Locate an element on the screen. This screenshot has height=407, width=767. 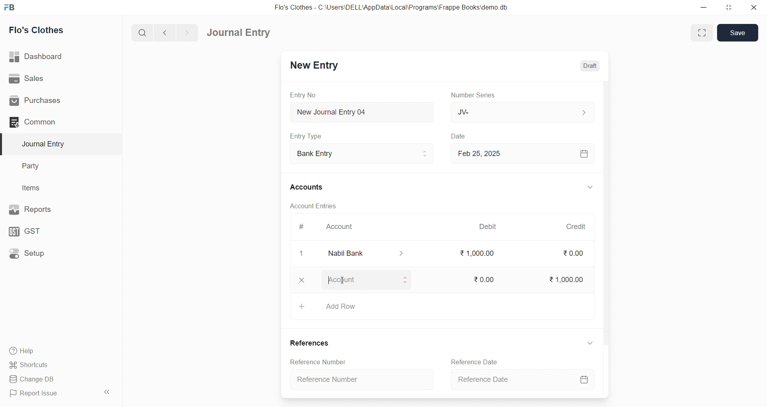
Number Series is located at coordinates (475, 95).